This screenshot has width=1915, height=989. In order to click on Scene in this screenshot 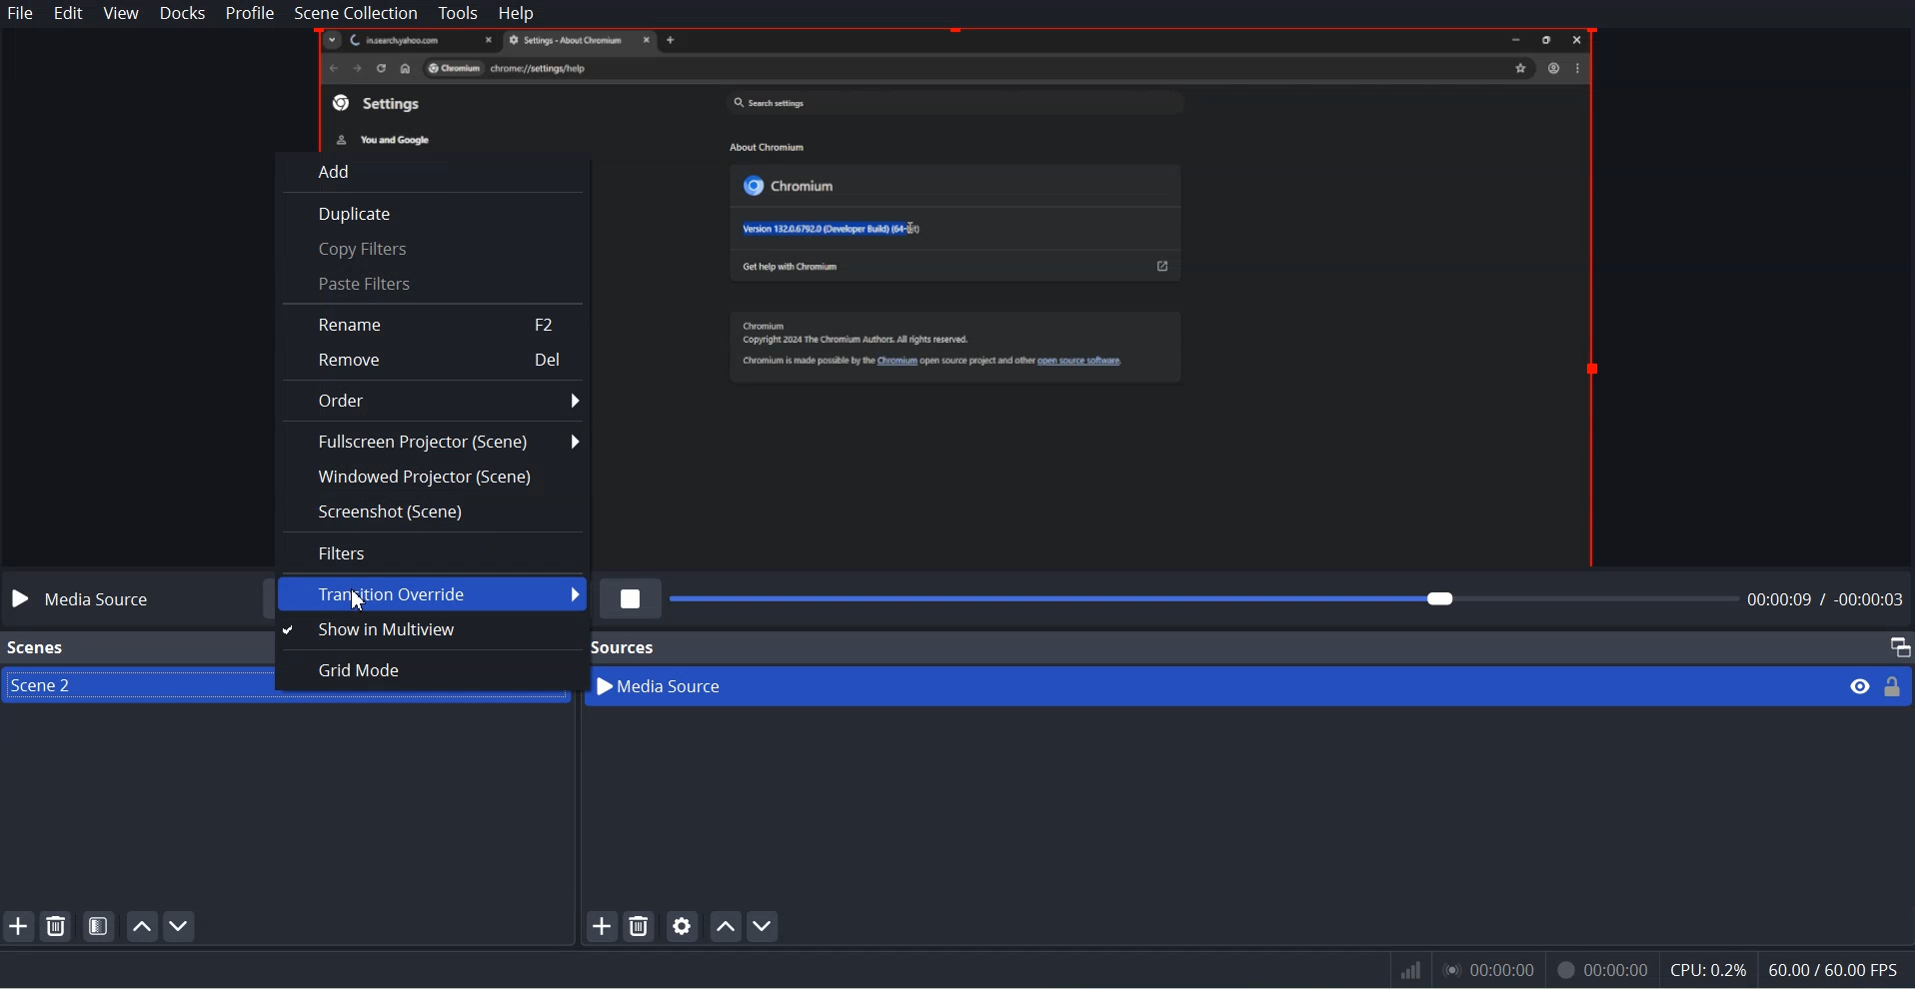, I will do `click(120, 686)`.